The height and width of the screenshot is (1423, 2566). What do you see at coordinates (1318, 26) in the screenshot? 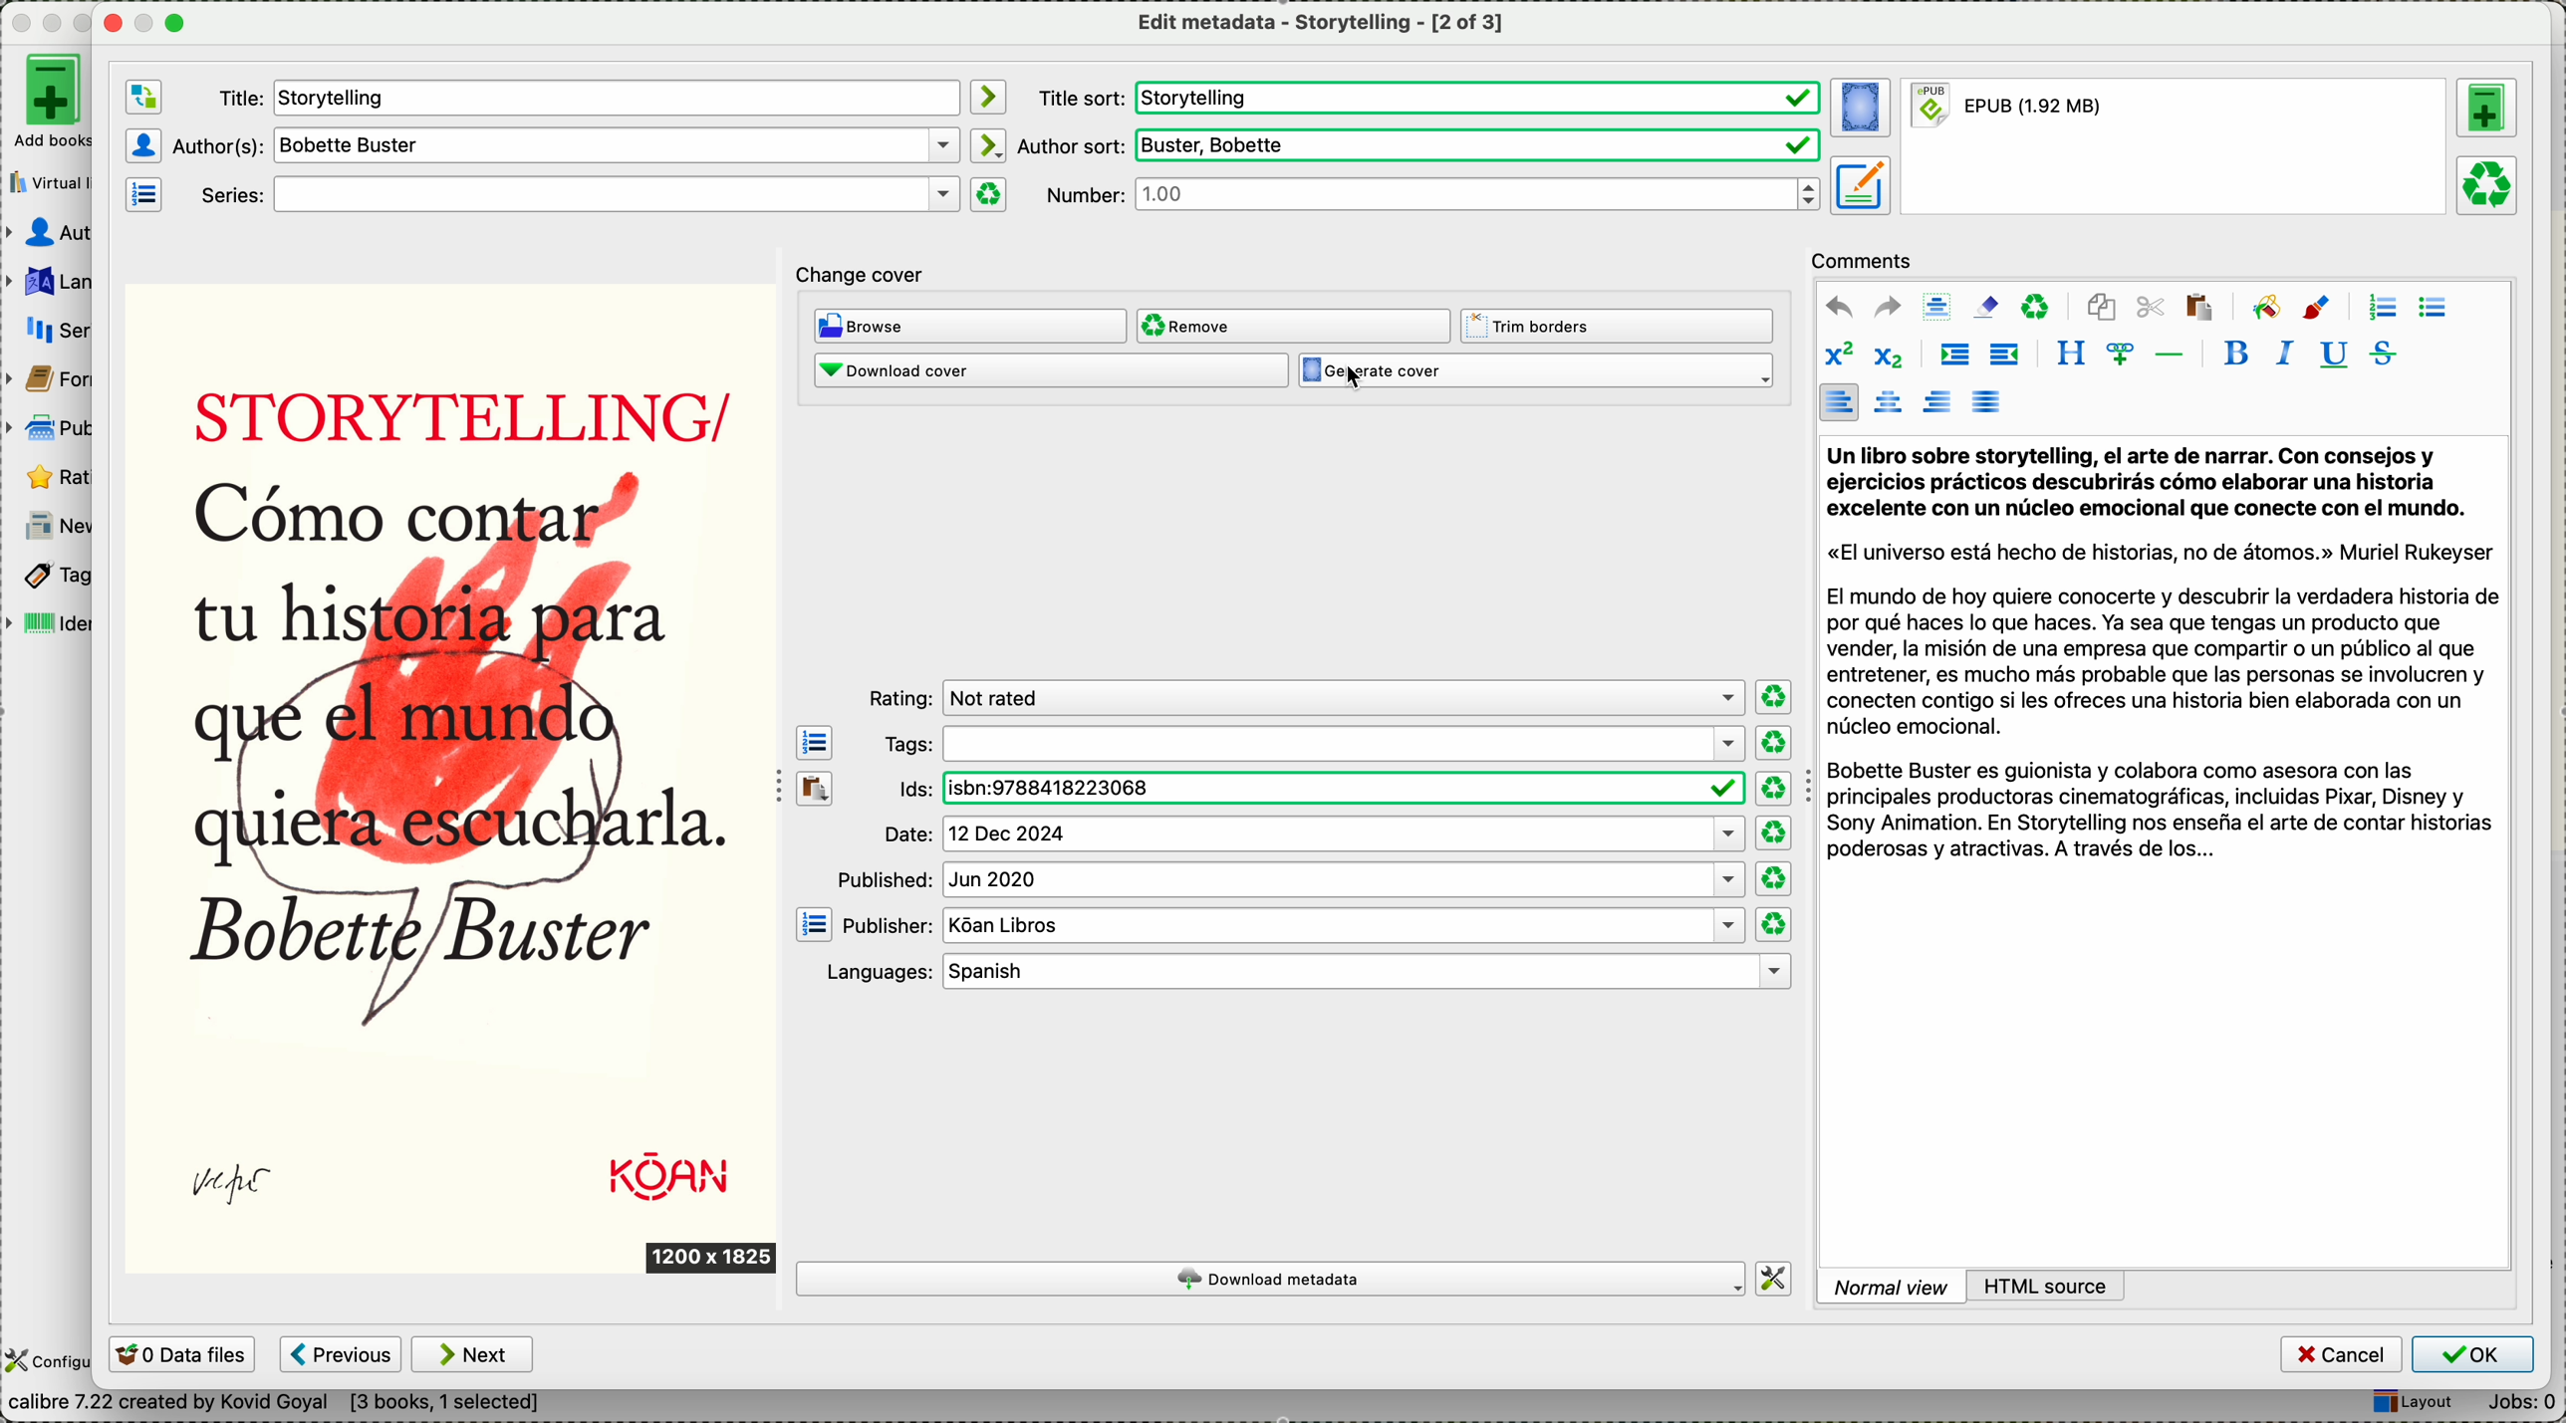
I see `edit metadata` at bounding box center [1318, 26].